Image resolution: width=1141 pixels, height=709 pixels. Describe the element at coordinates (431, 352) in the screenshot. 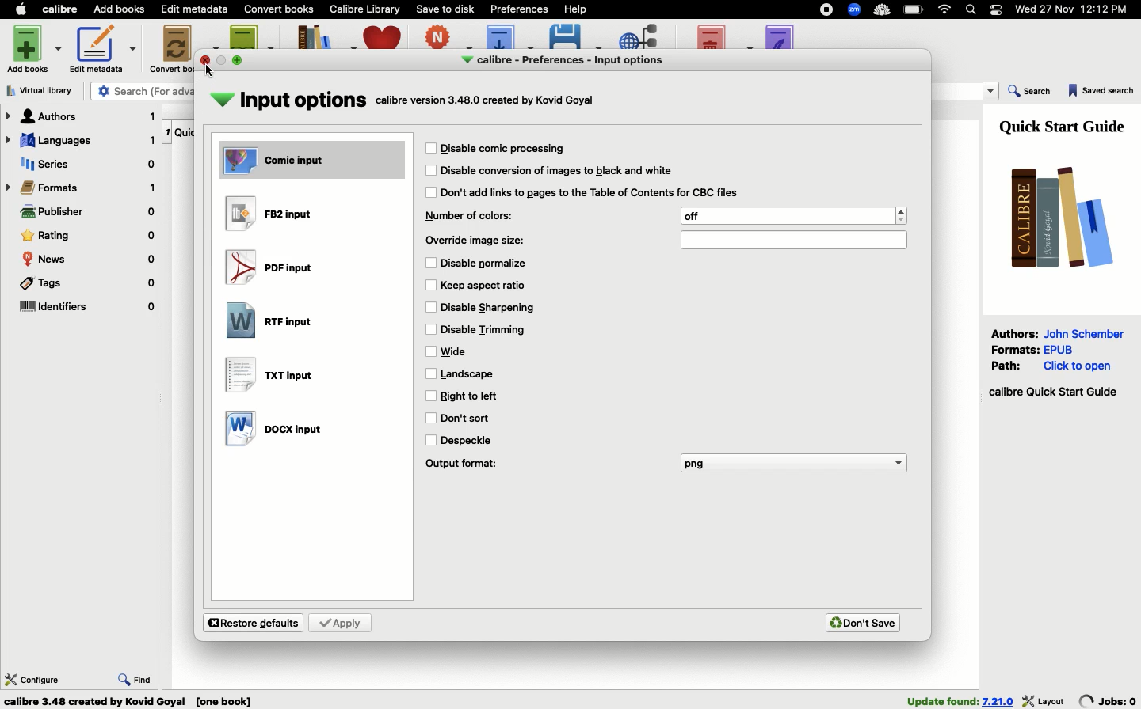

I see `Checkbox` at that location.